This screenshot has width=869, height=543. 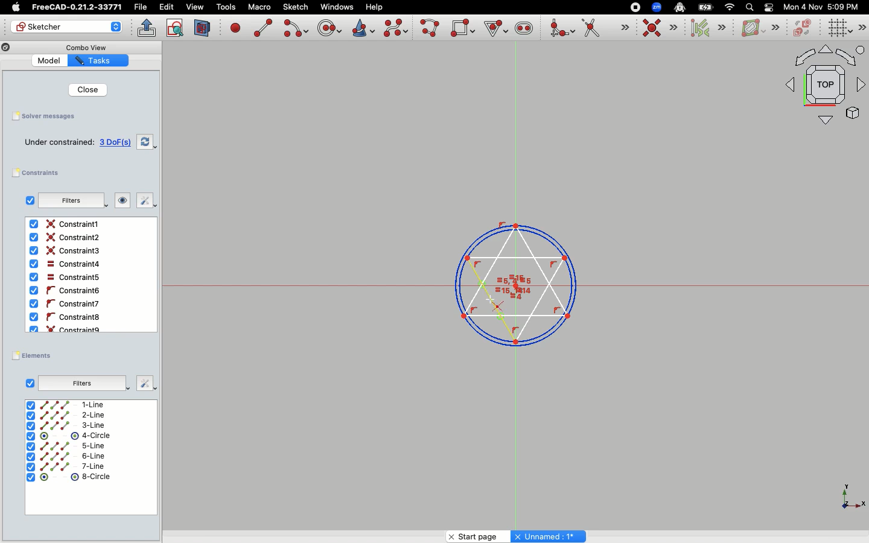 I want to click on Create slot, so click(x=523, y=30).